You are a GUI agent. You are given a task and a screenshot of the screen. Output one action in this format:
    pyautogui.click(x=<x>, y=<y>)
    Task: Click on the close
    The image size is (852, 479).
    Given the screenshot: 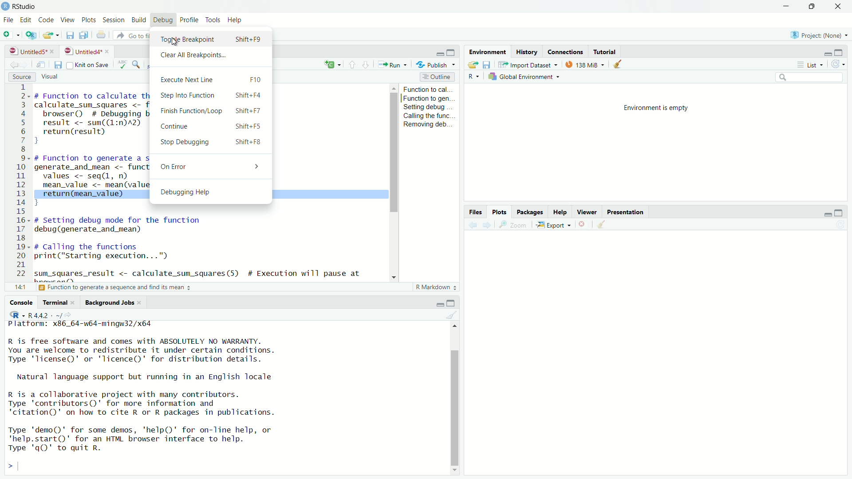 What is the action you would take?
    pyautogui.click(x=56, y=50)
    